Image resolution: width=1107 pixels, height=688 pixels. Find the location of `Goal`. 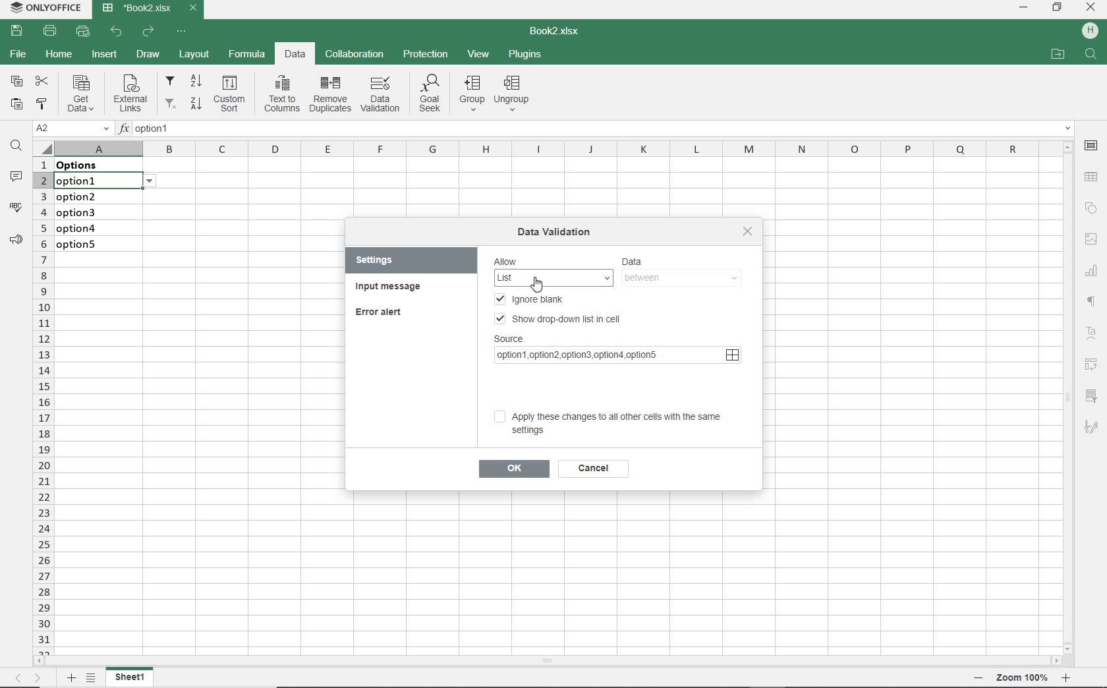

Goal is located at coordinates (428, 96).